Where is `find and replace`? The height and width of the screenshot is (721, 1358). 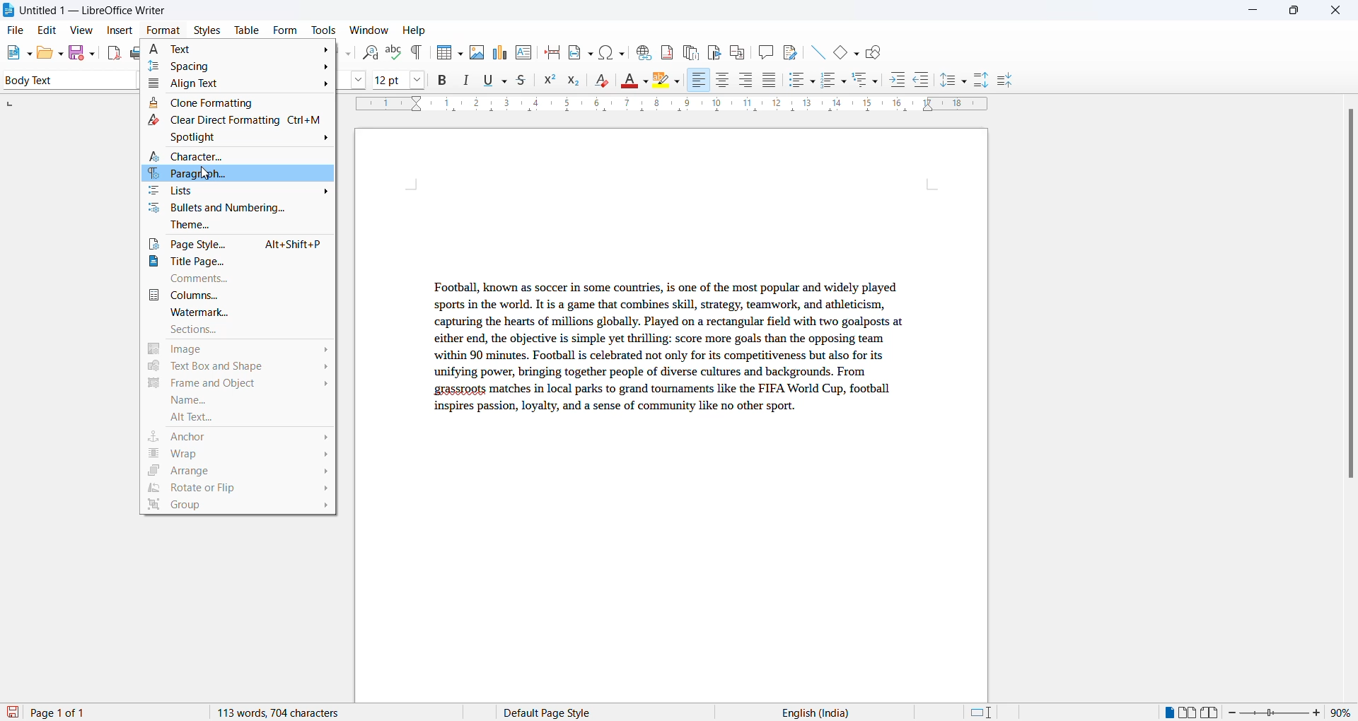
find and replace is located at coordinates (368, 51).